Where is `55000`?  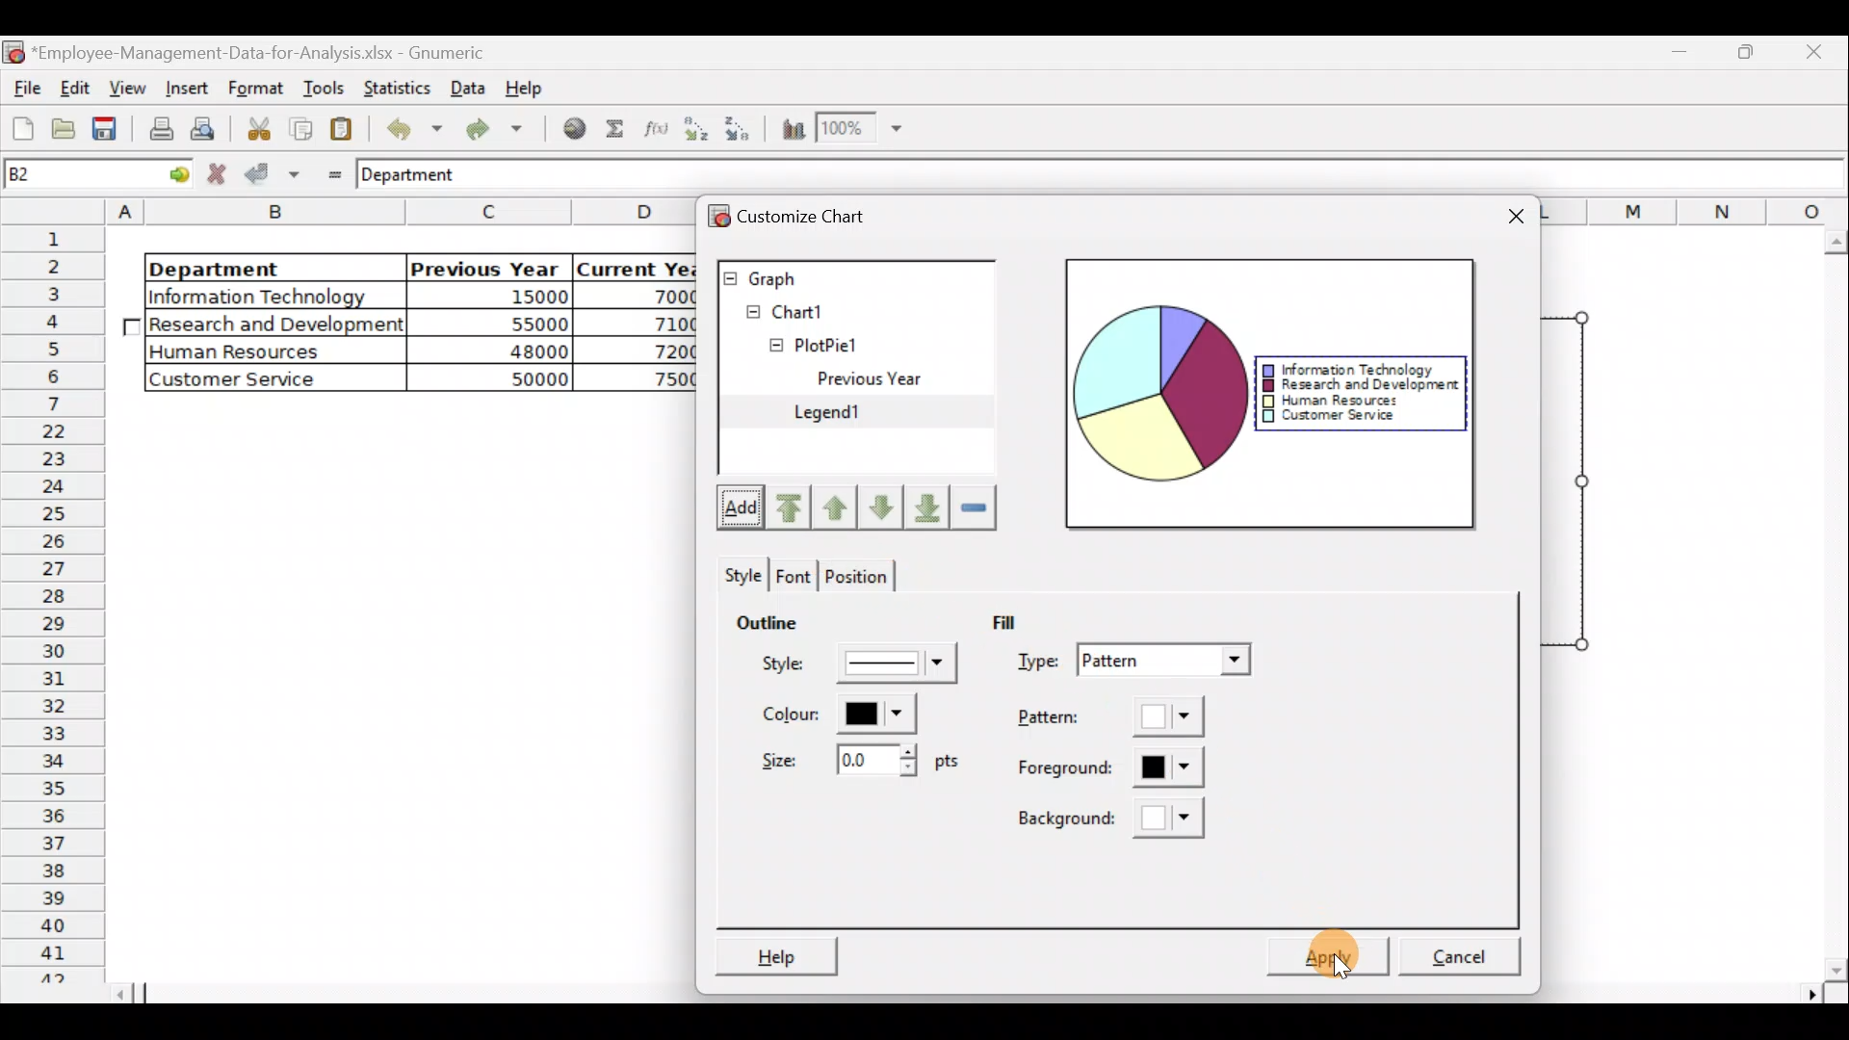
55000 is located at coordinates (528, 324).